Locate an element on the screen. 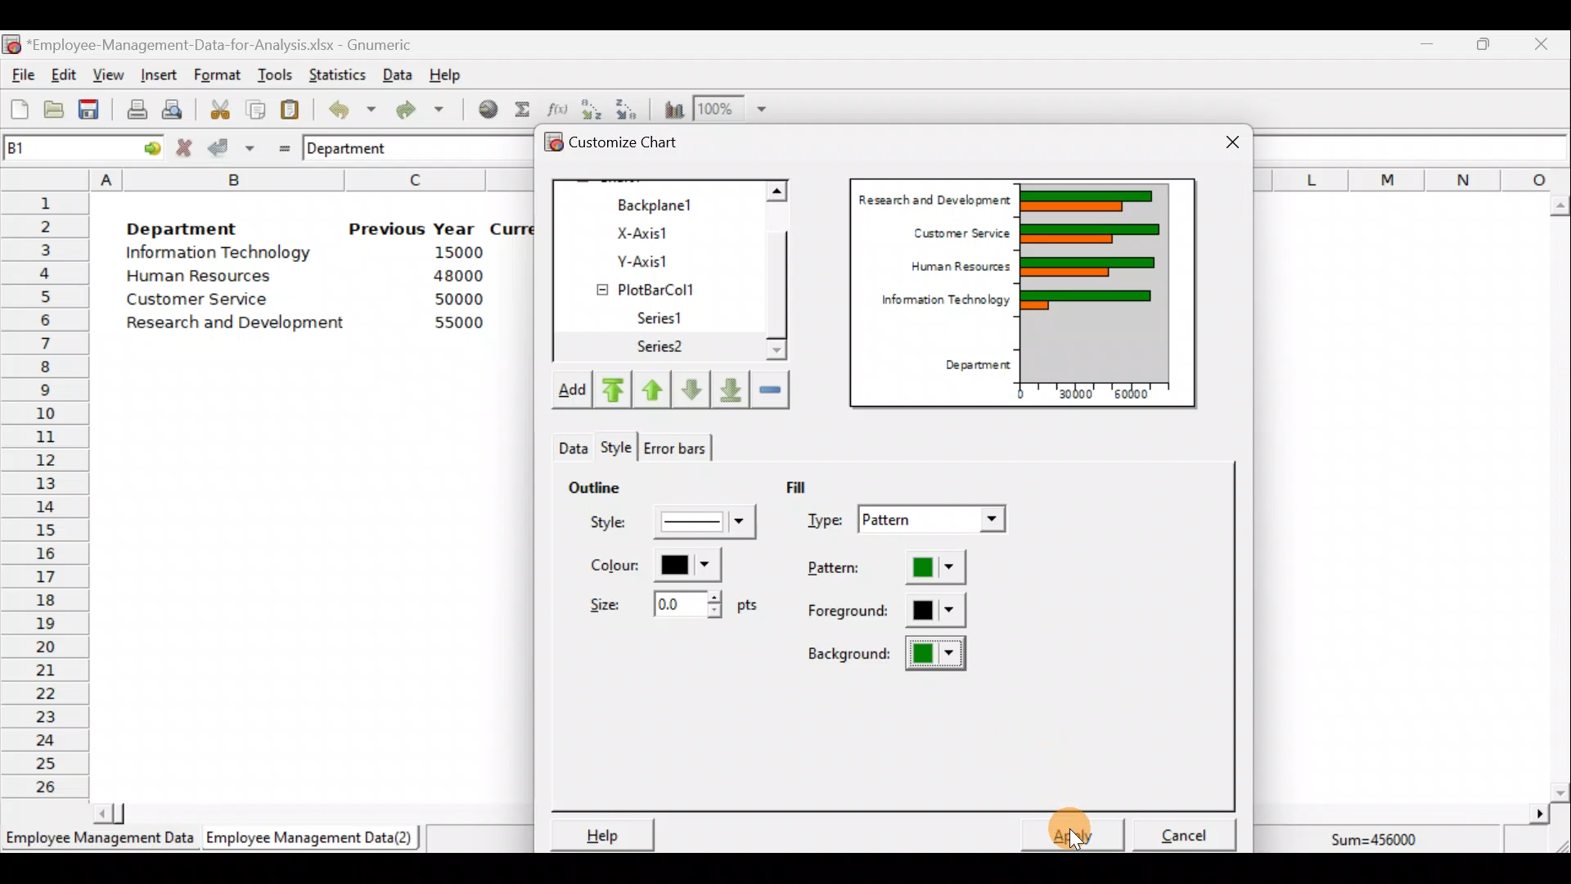 This screenshot has width=1571, height=884. Add is located at coordinates (570, 393).